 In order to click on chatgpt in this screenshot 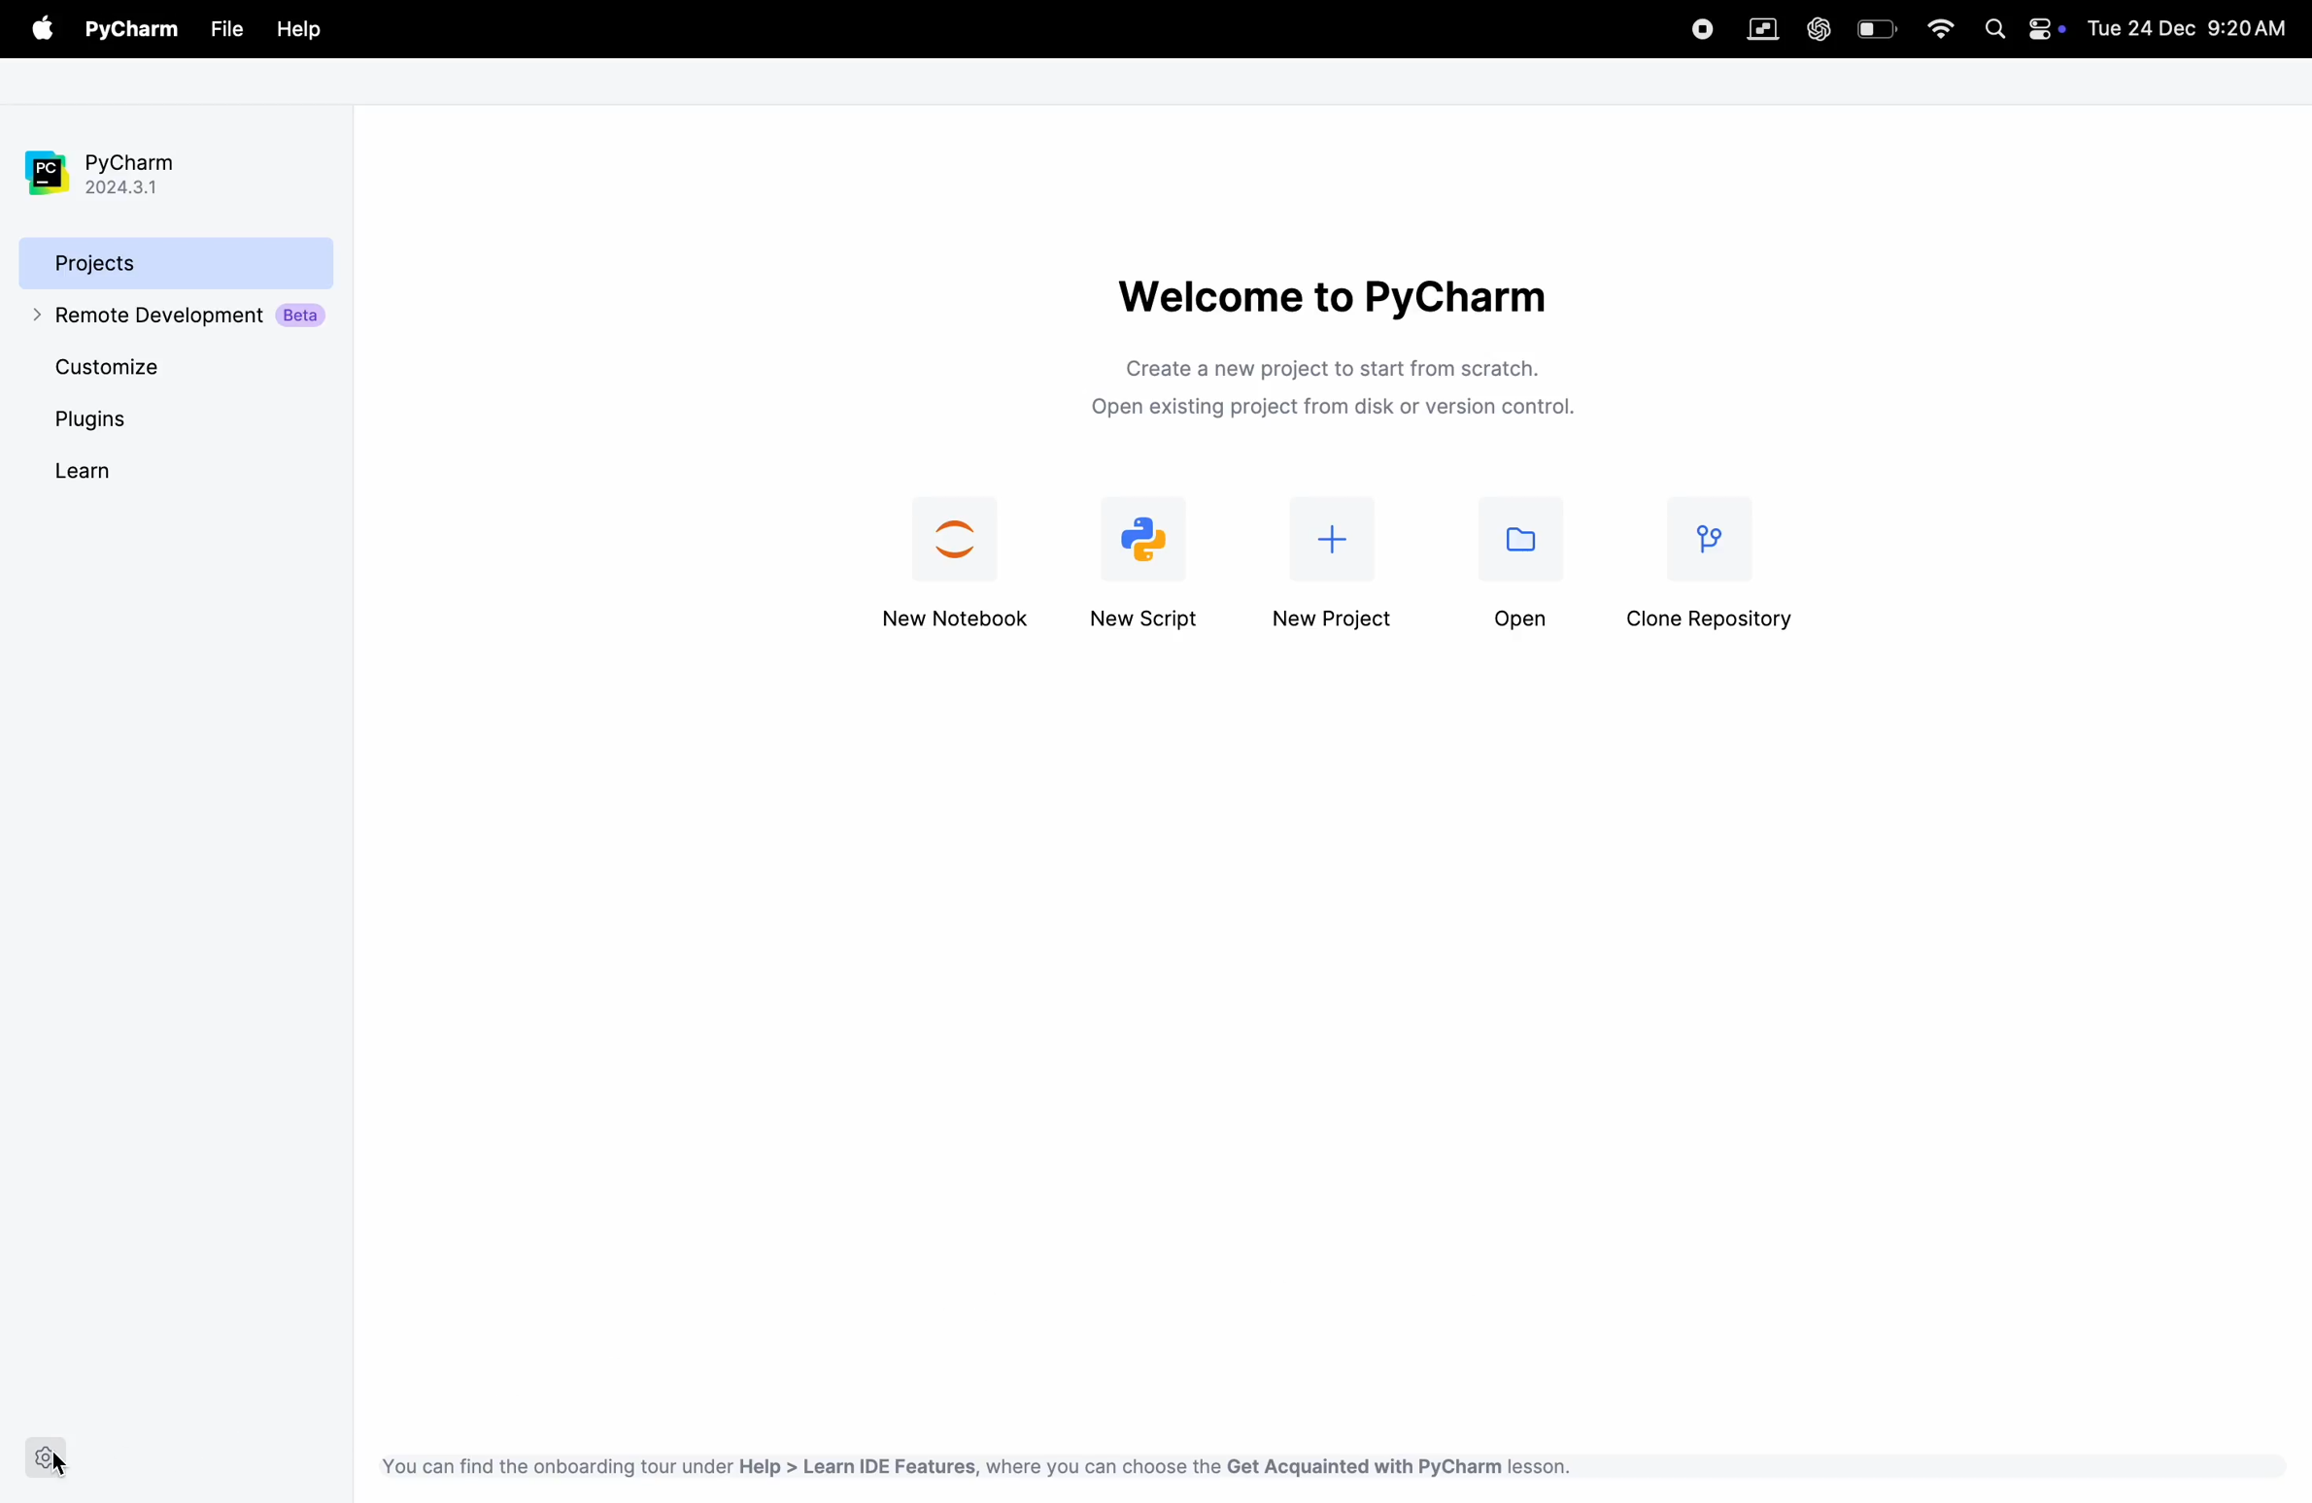, I will do `click(1817, 29)`.